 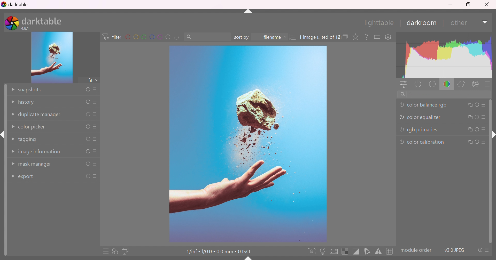 What do you see at coordinates (52, 58) in the screenshot?
I see `image` at bounding box center [52, 58].